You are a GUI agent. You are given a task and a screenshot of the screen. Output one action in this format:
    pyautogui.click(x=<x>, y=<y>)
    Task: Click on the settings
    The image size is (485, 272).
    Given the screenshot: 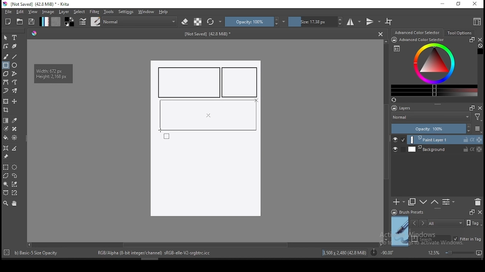 What is the action you would take?
    pyautogui.click(x=126, y=12)
    